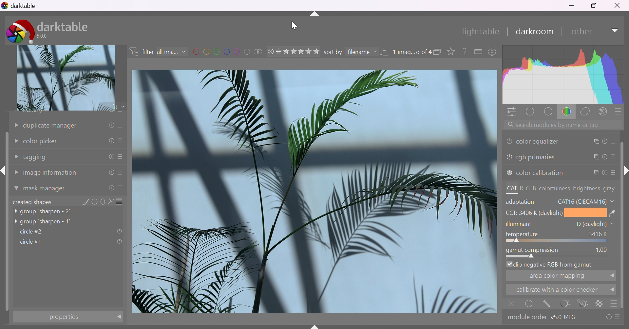 Image resolution: width=629 pixels, height=329 pixels. Describe the element at coordinates (599, 304) in the screenshot. I see `background` at that location.